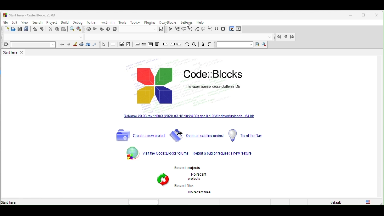  Describe the element at coordinates (248, 134) in the screenshot. I see `tip of the day` at that location.